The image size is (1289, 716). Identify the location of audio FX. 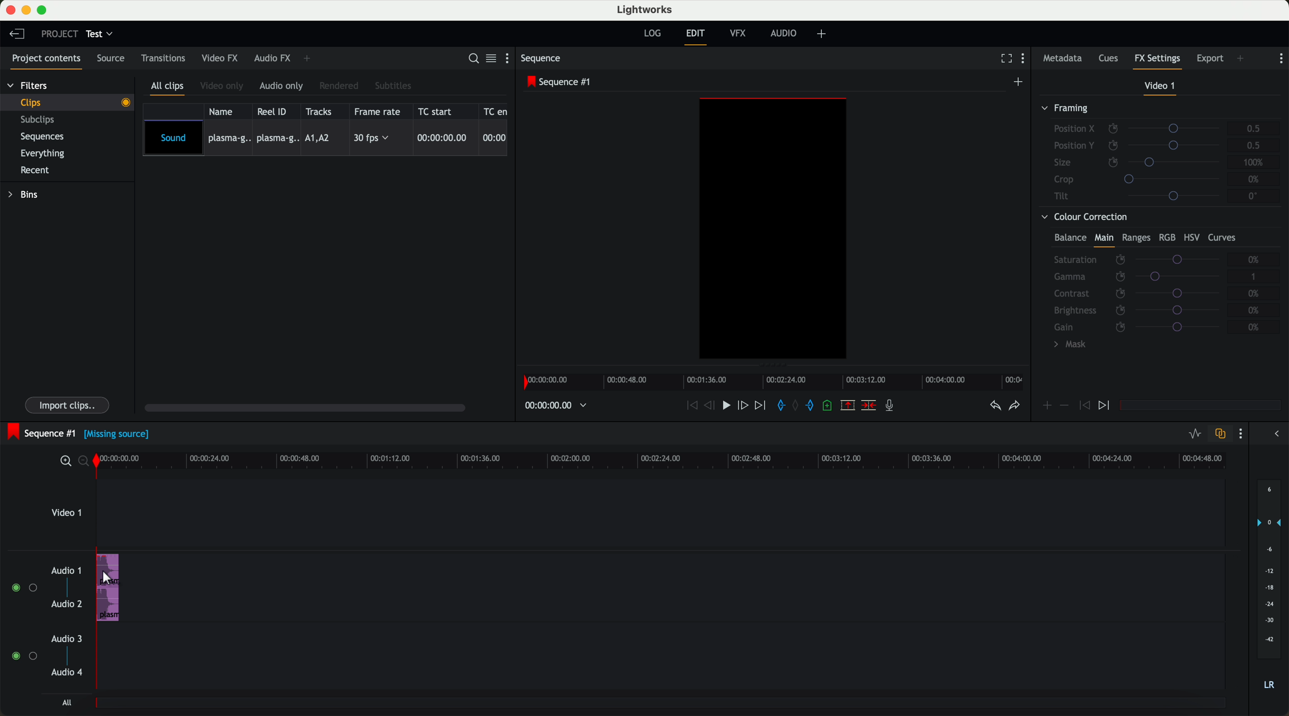
(272, 58).